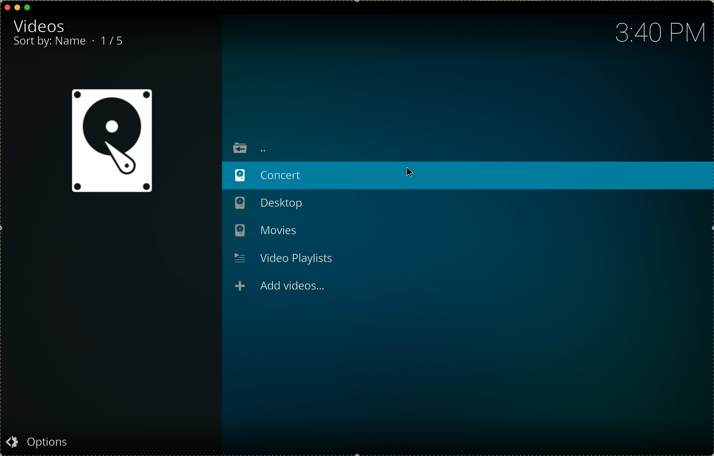 The height and width of the screenshot is (456, 714). Describe the element at coordinates (8, 7) in the screenshot. I see `close` at that location.